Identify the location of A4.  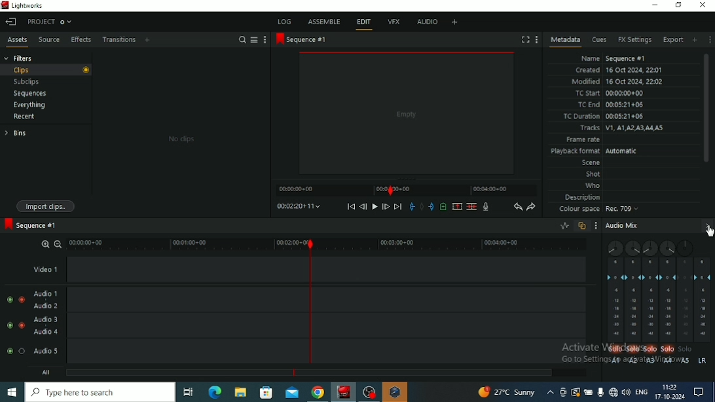
(668, 361).